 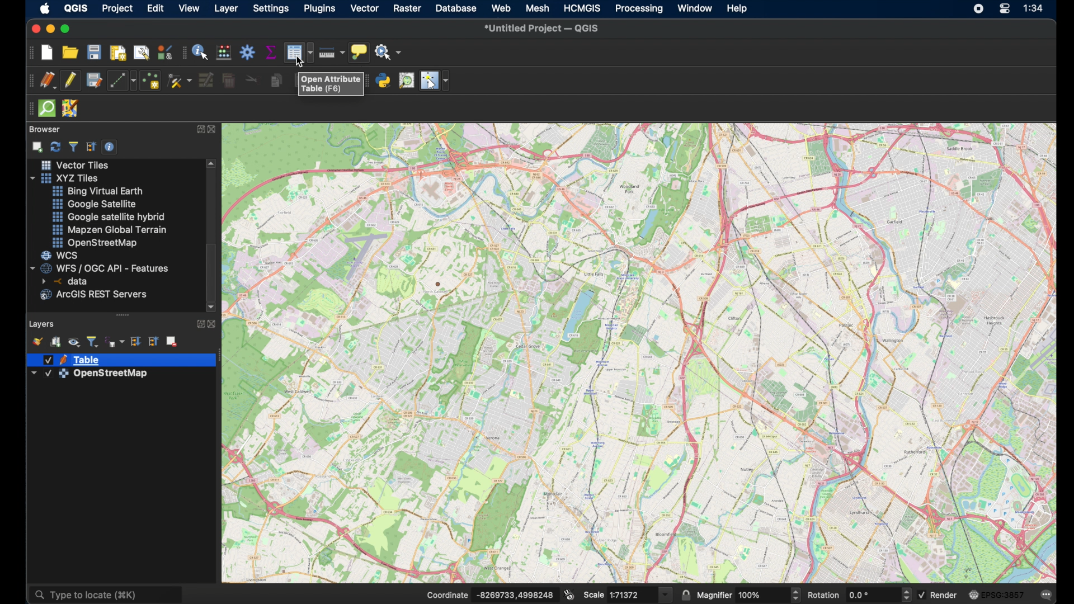 I want to click on increase or decrease rotation value, so click(x=908, y=594).